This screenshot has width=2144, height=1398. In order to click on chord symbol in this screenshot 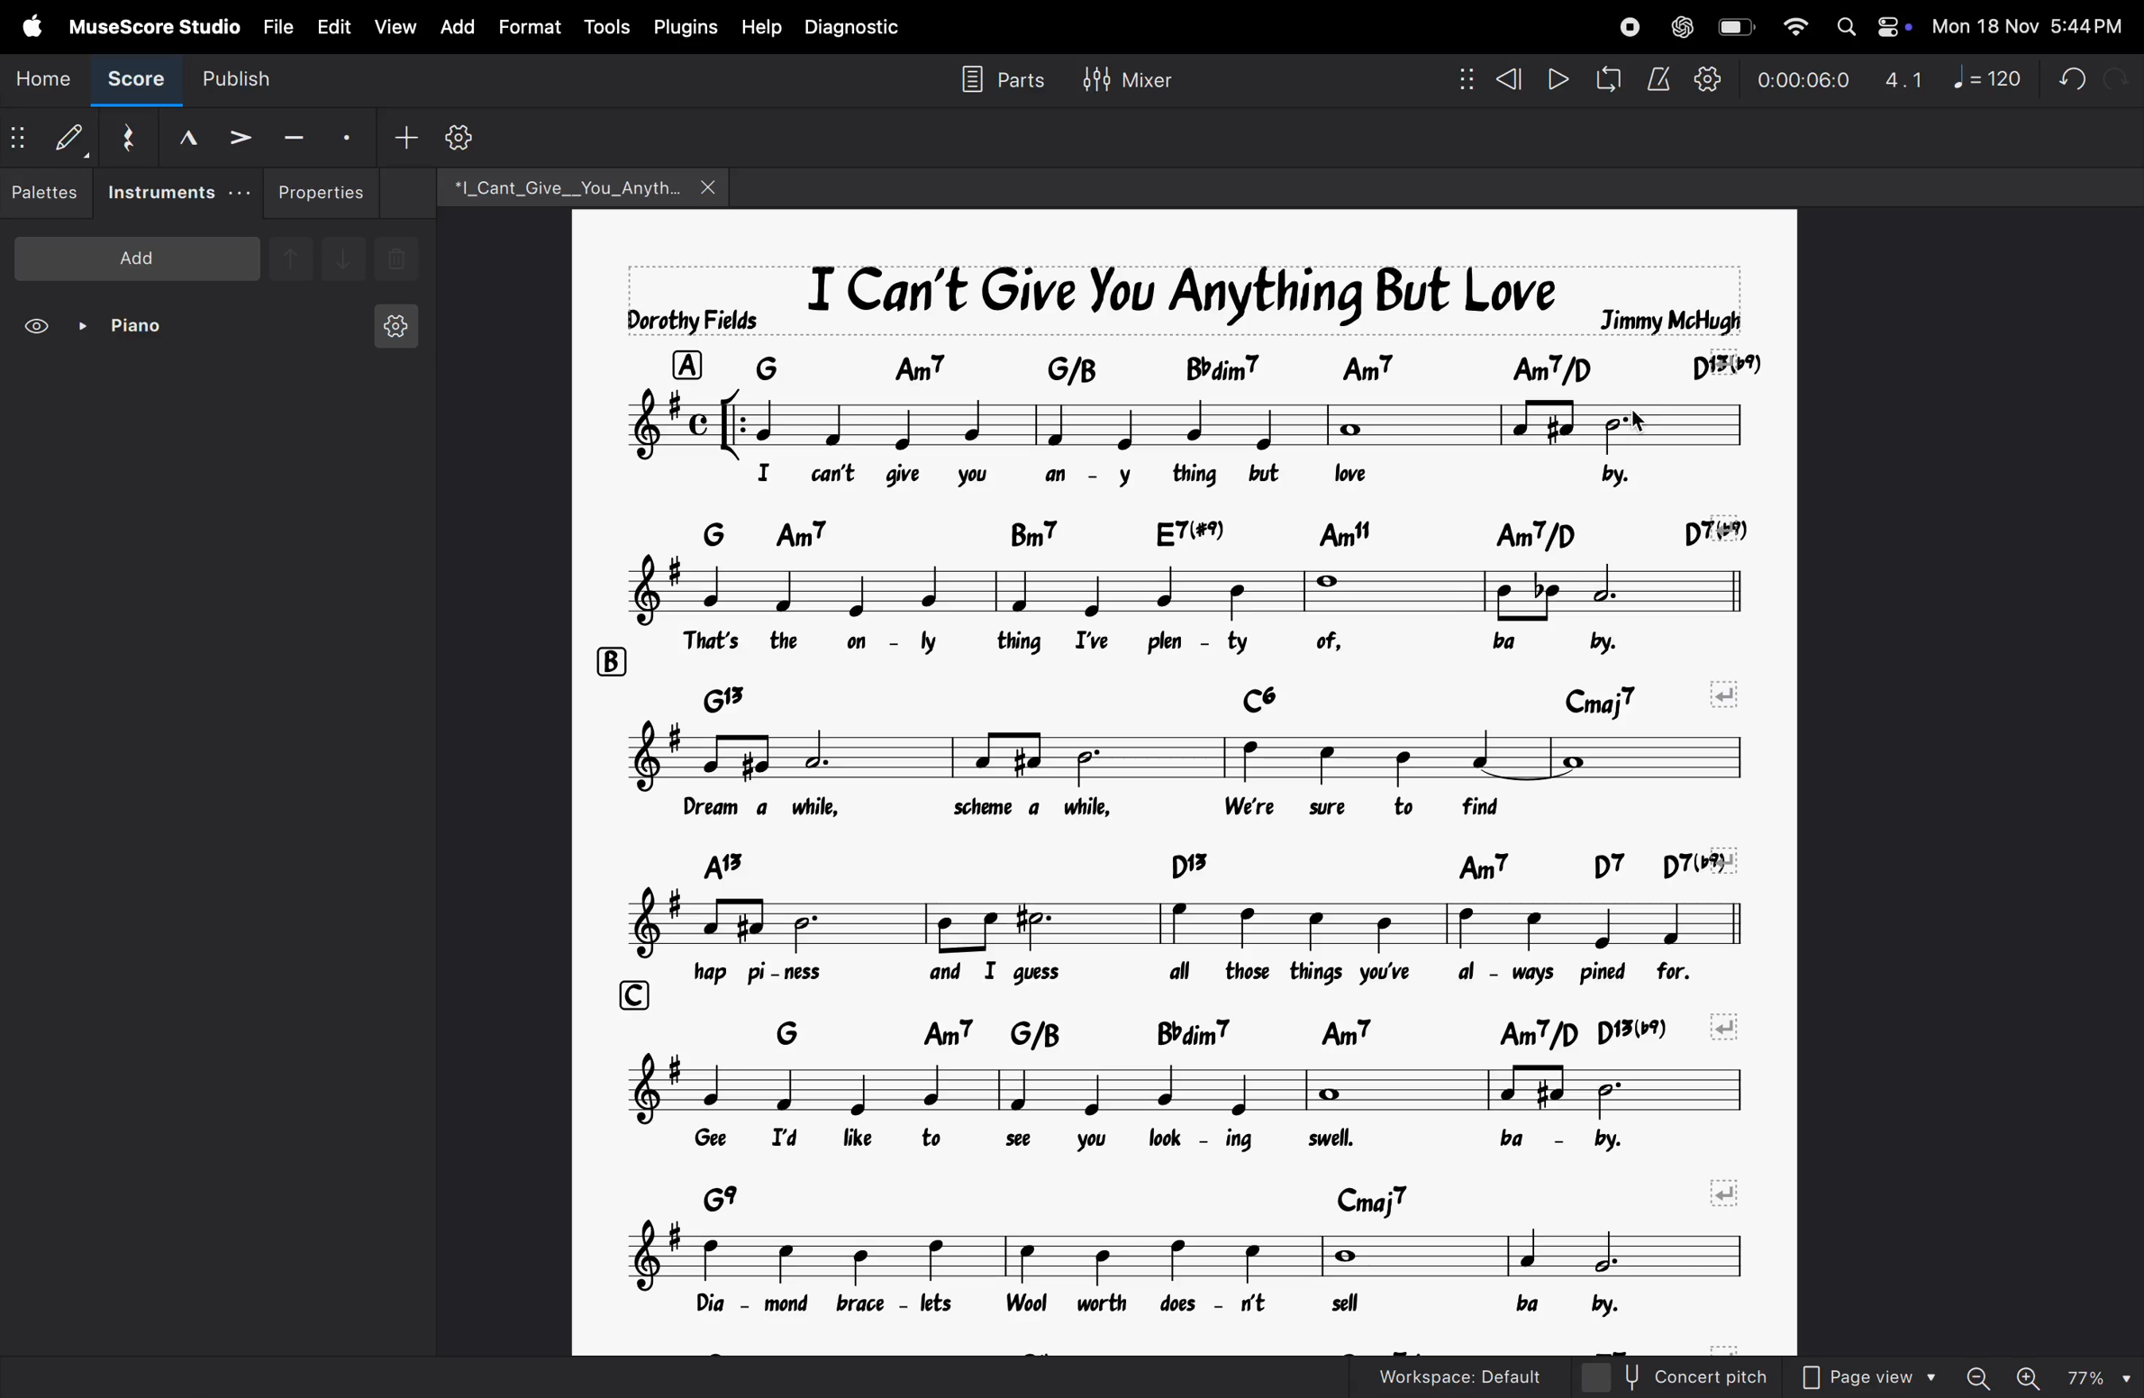, I will do `click(1252, 366)`.